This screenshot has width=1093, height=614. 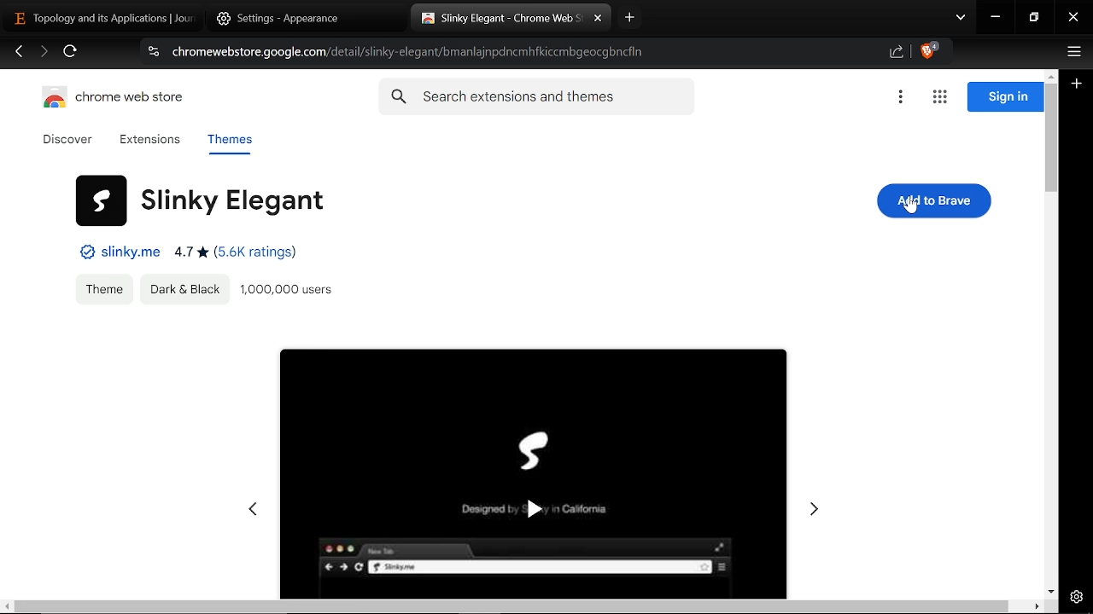 What do you see at coordinates (1005, 97) in the screenshot?
I see `Sign in` at bounding box center [1005, 97].